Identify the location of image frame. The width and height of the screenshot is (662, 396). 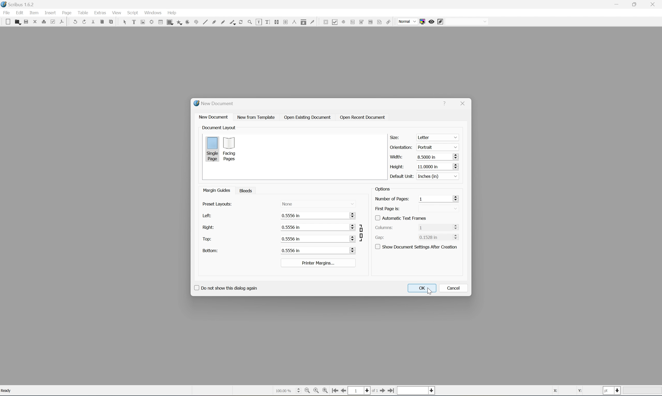
(143, 22).